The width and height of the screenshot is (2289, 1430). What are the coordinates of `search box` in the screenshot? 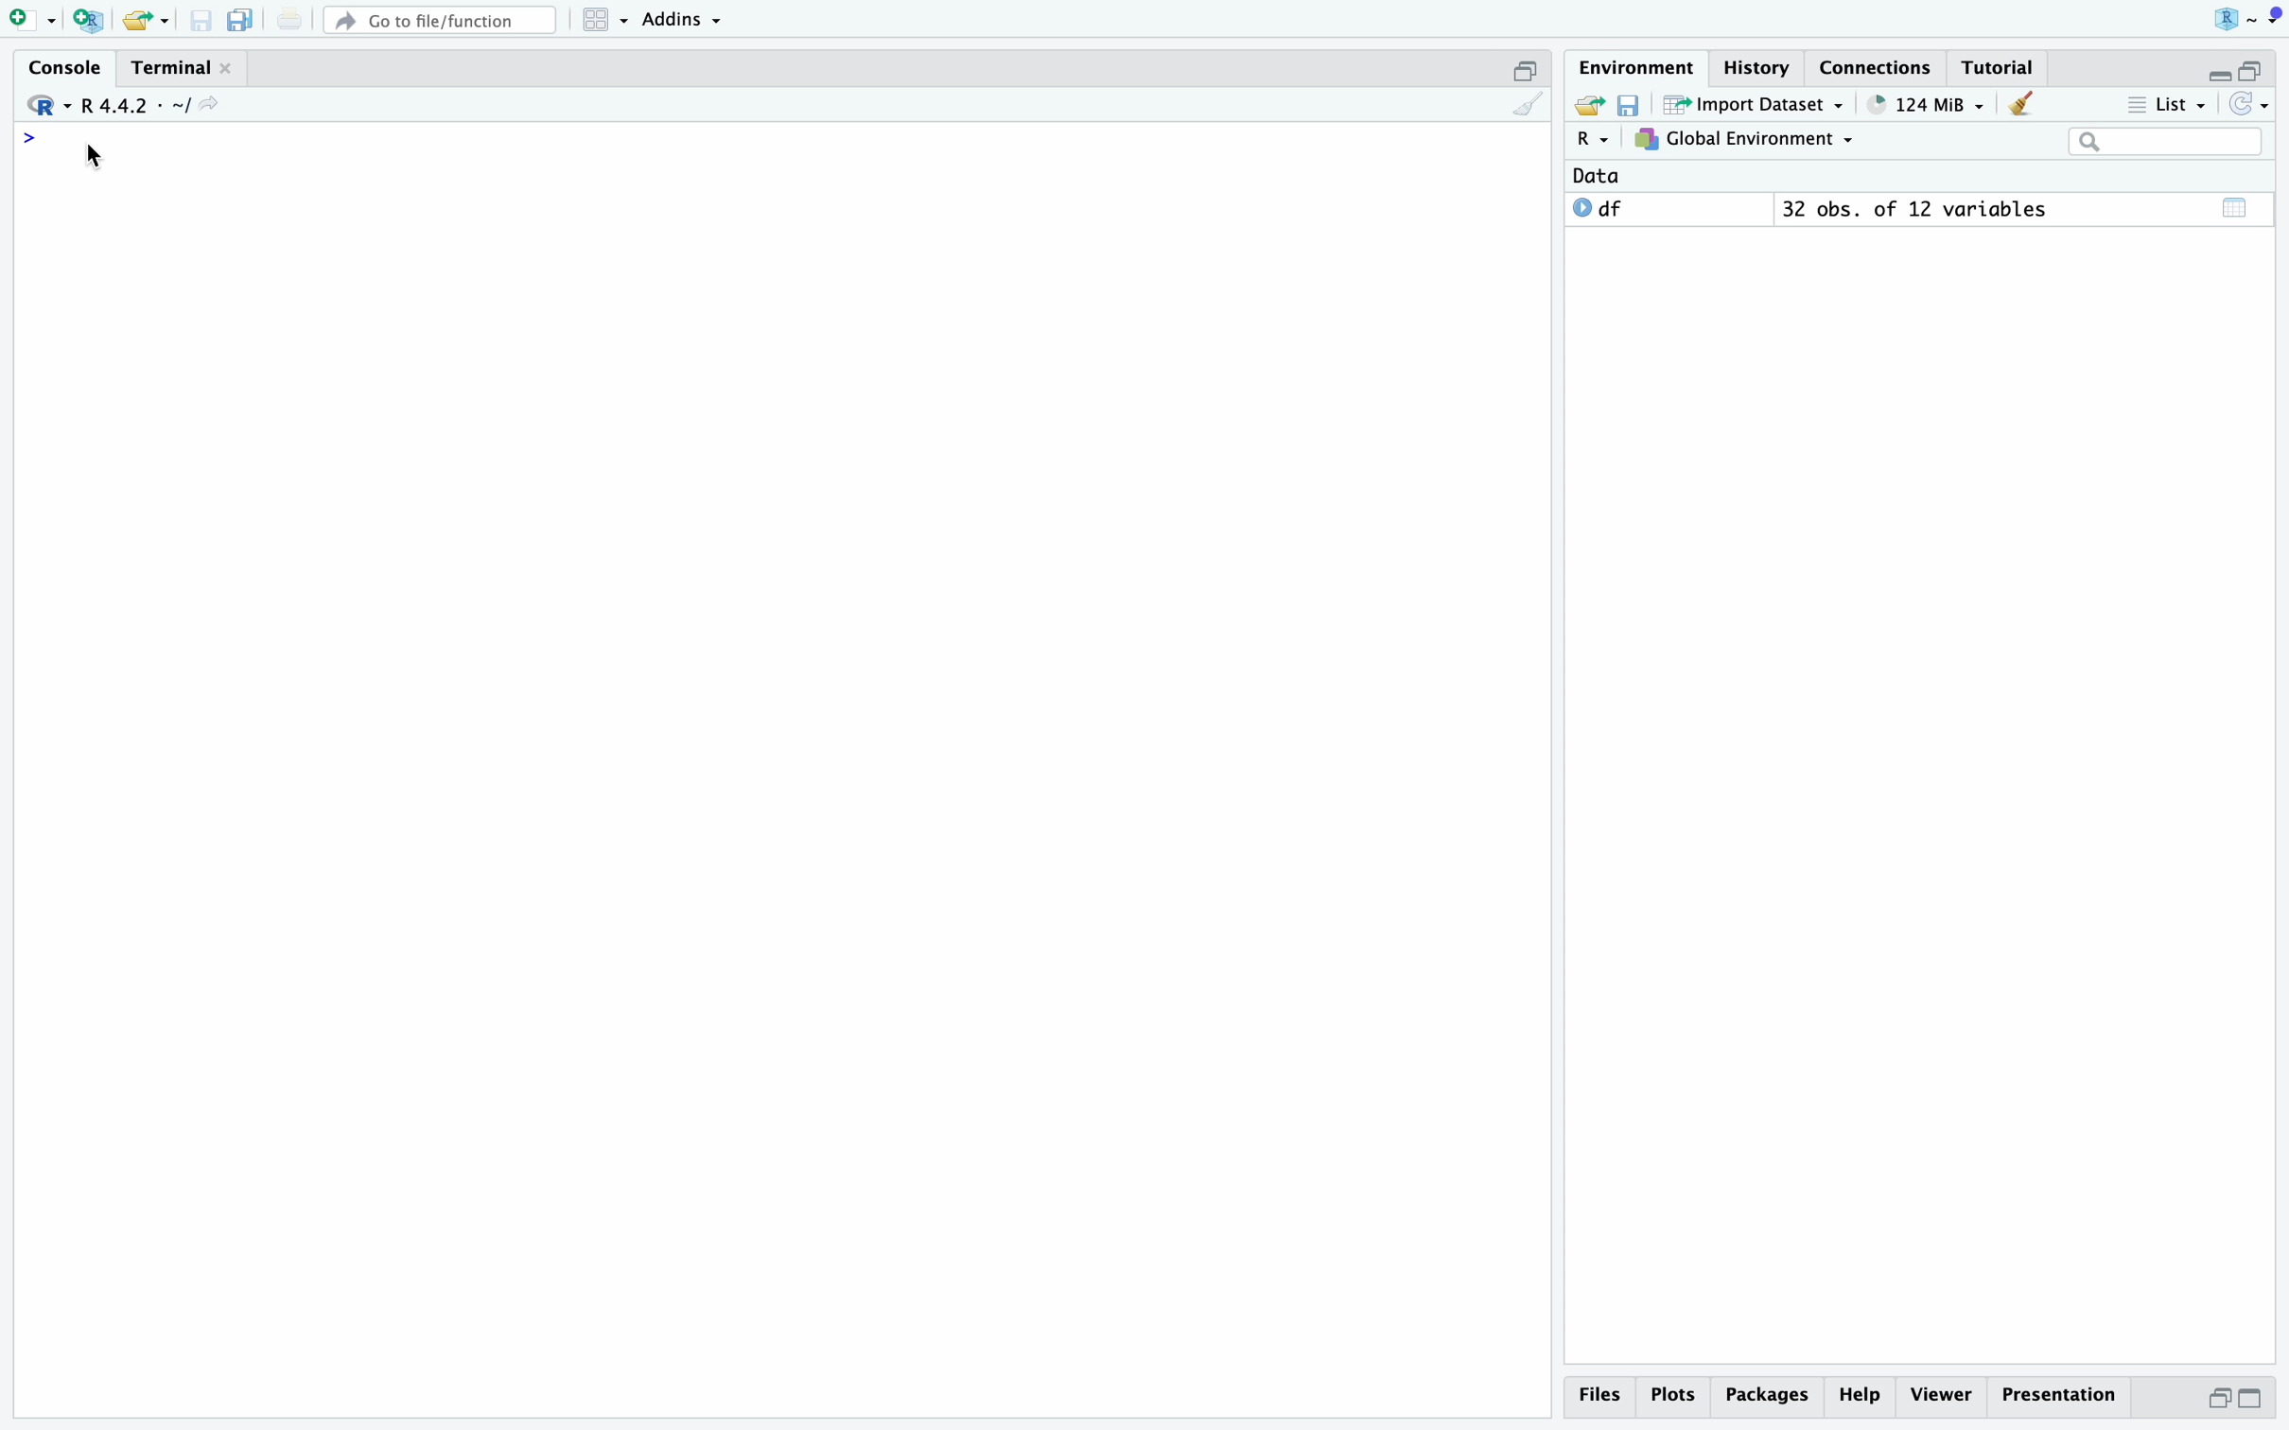 It's located at (2166, 142).